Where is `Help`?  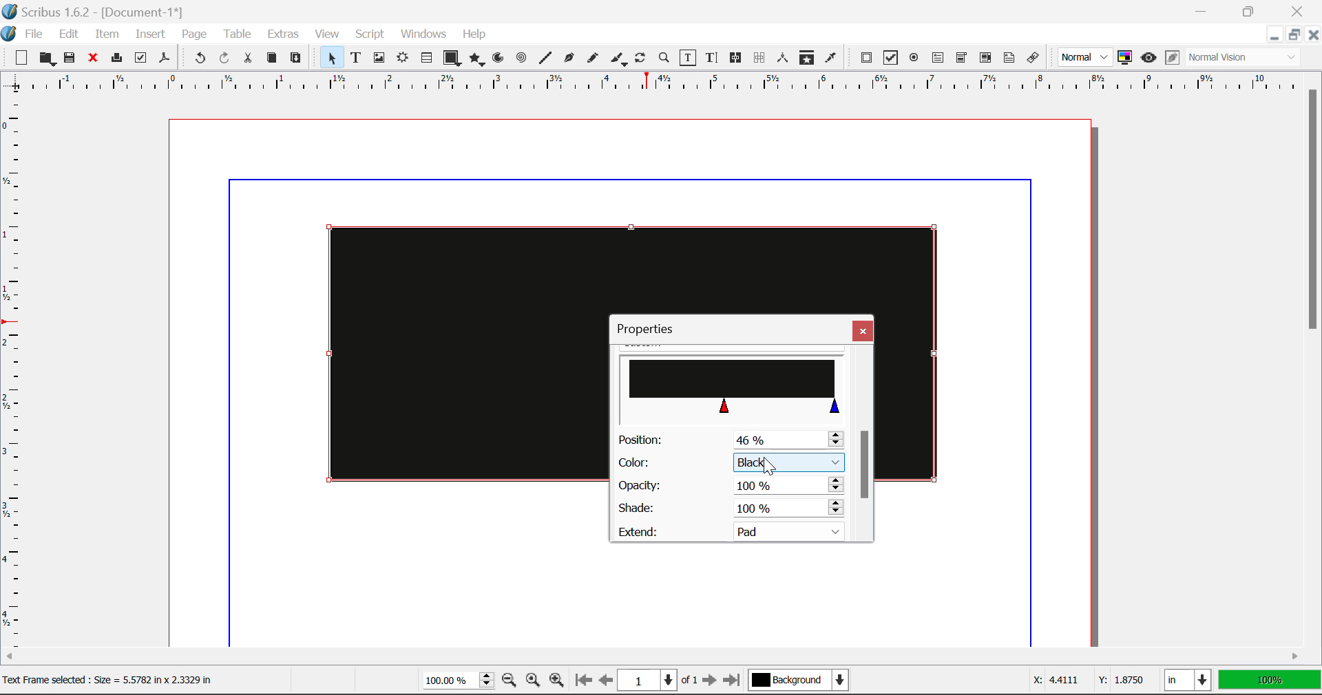 Help is located at coordinates (474, 34).